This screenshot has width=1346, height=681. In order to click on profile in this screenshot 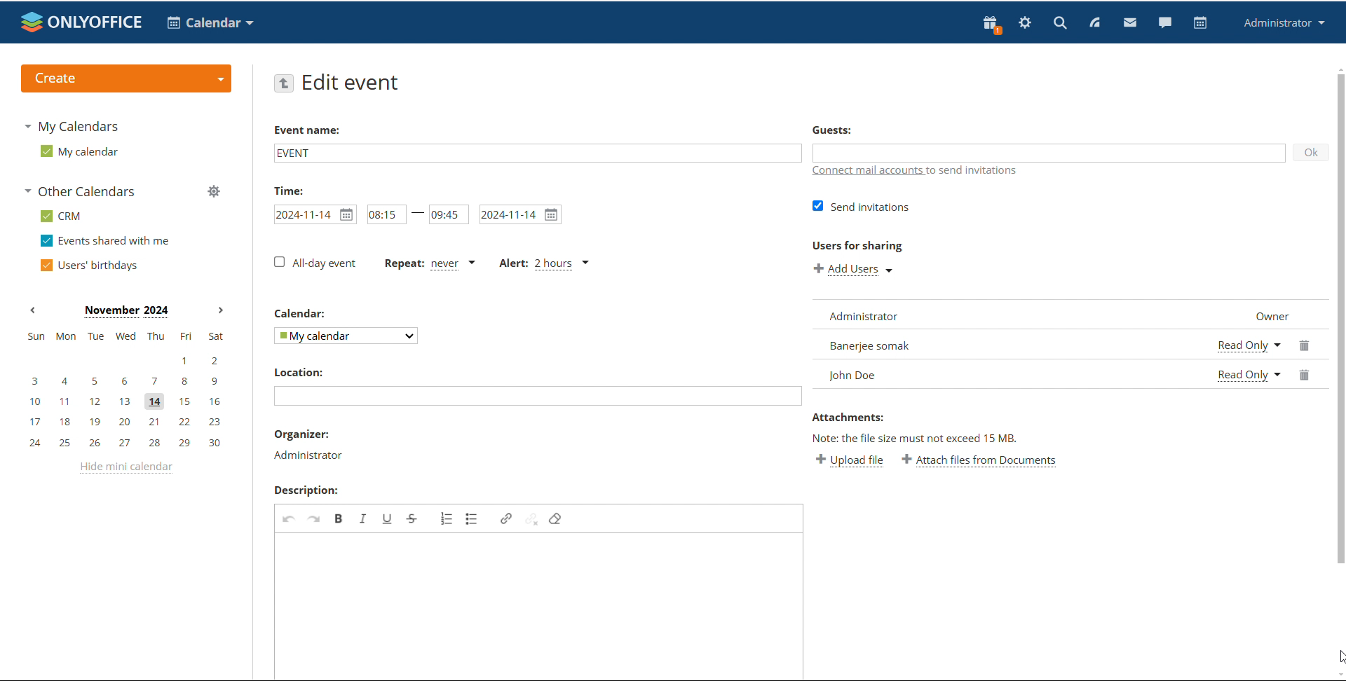, I will do `click(1282, 23)`.